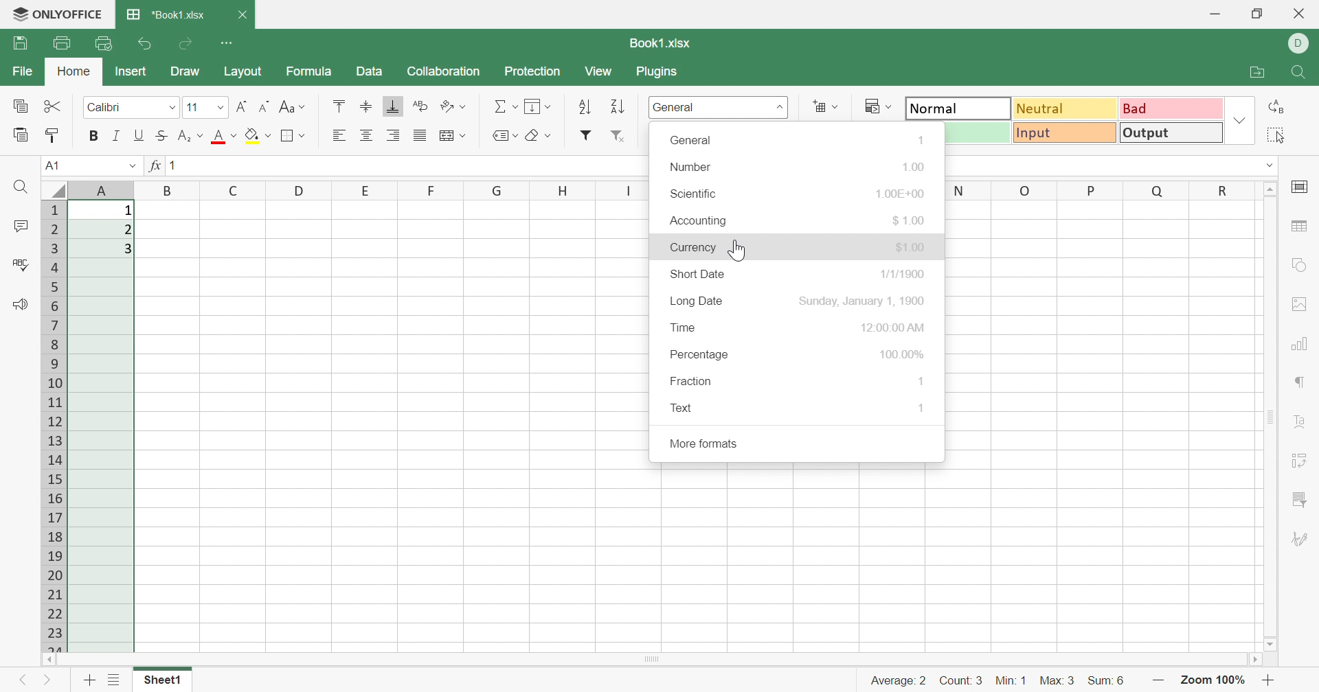 The height and width of the screenshot is (692, 1319). Describe the element at coordinates (1298, 226) in the screenshot. I see `Table settings` at that location.